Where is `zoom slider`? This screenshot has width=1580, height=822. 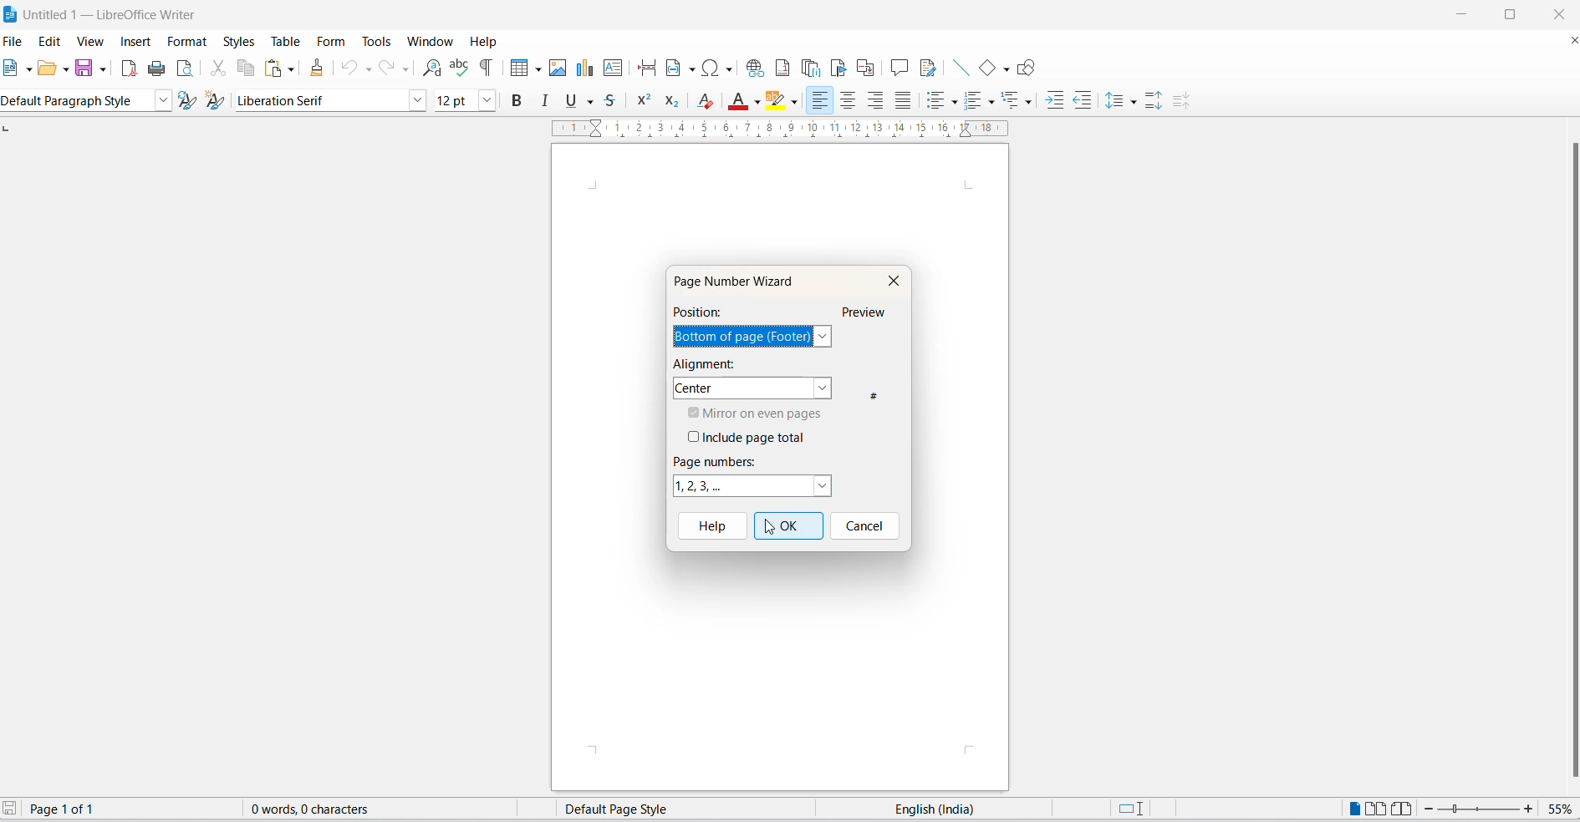
zoom slider is located at coordinates (1481, 810).